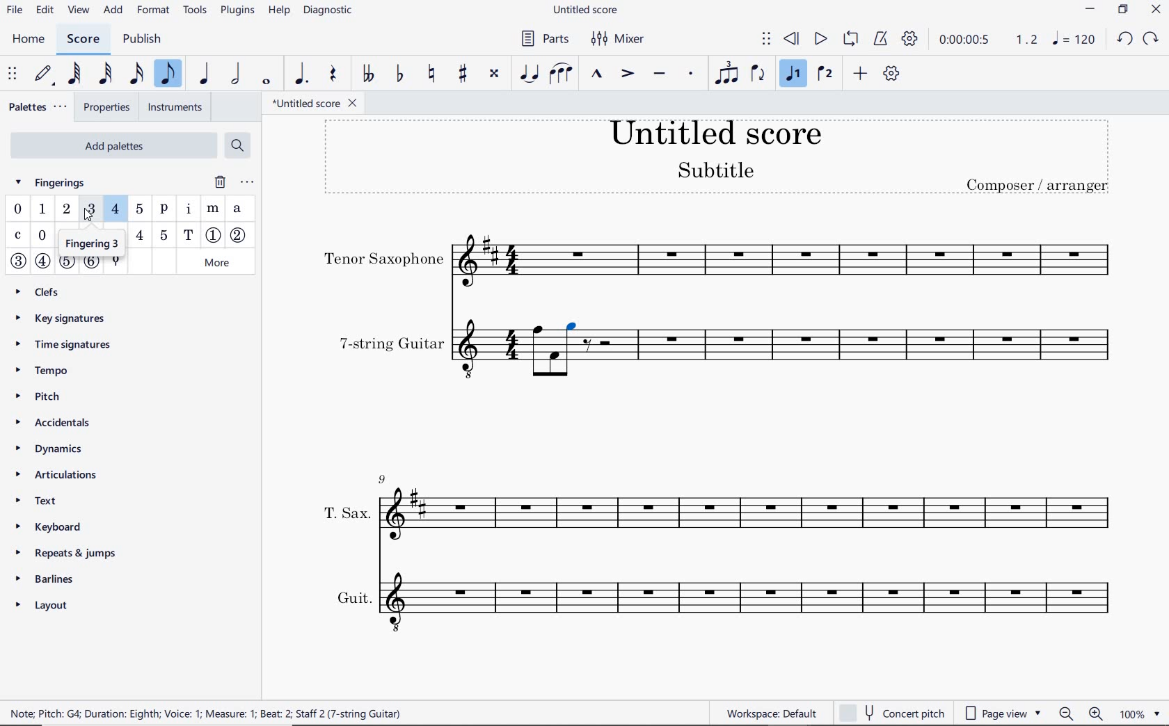  What do you see at coordinates (110, 106) in the screenshot?
I see `PROPERTIES` at bounding box center [110, 106].